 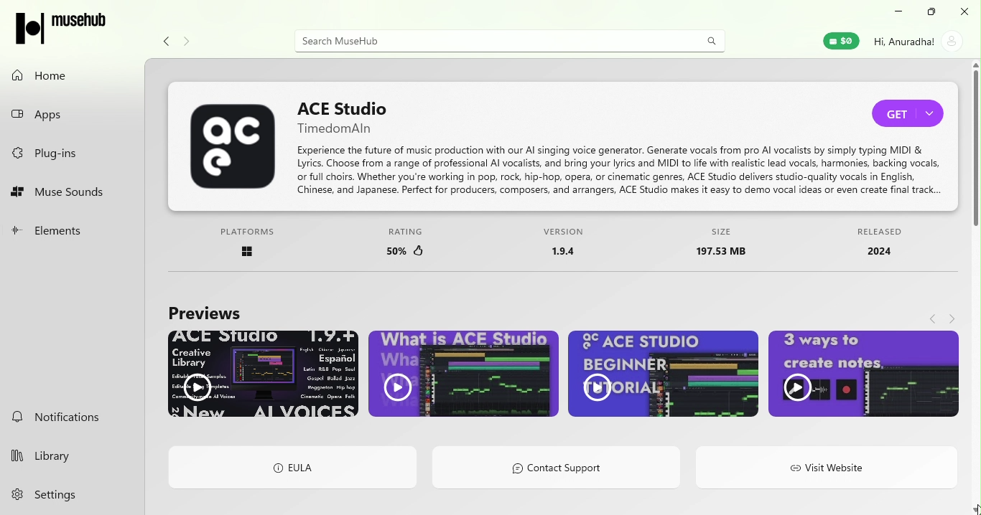 I want to click on account, so click(x=920, y=45).